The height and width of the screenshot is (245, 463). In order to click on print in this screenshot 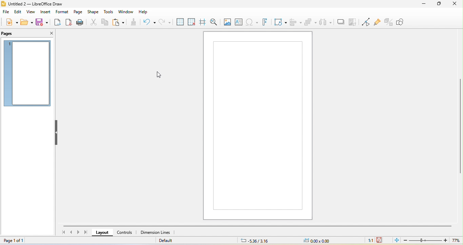, I will do `click(79, 22)`.